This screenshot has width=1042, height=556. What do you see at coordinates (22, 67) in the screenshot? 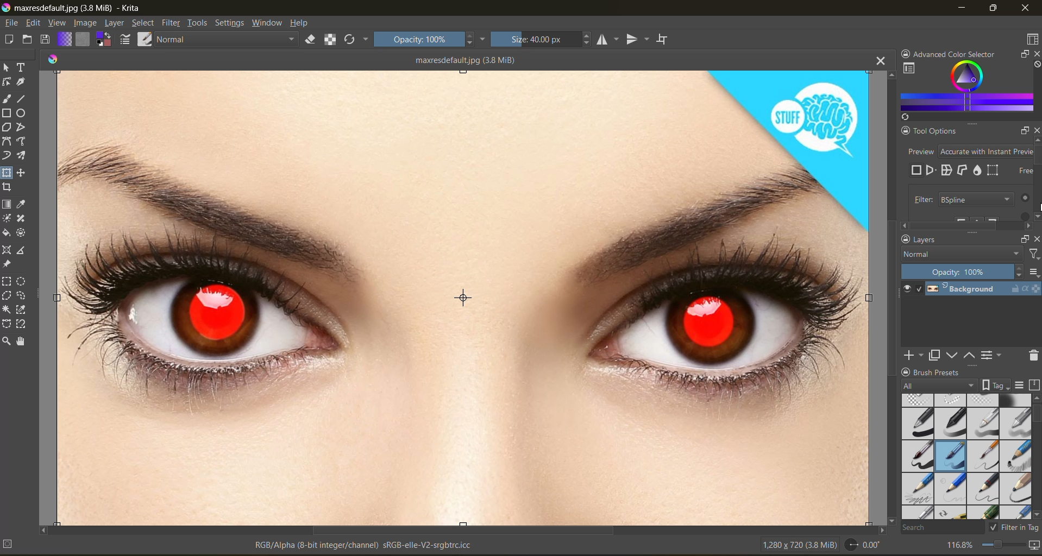
I see `tool` at bounding box center [22, 67].